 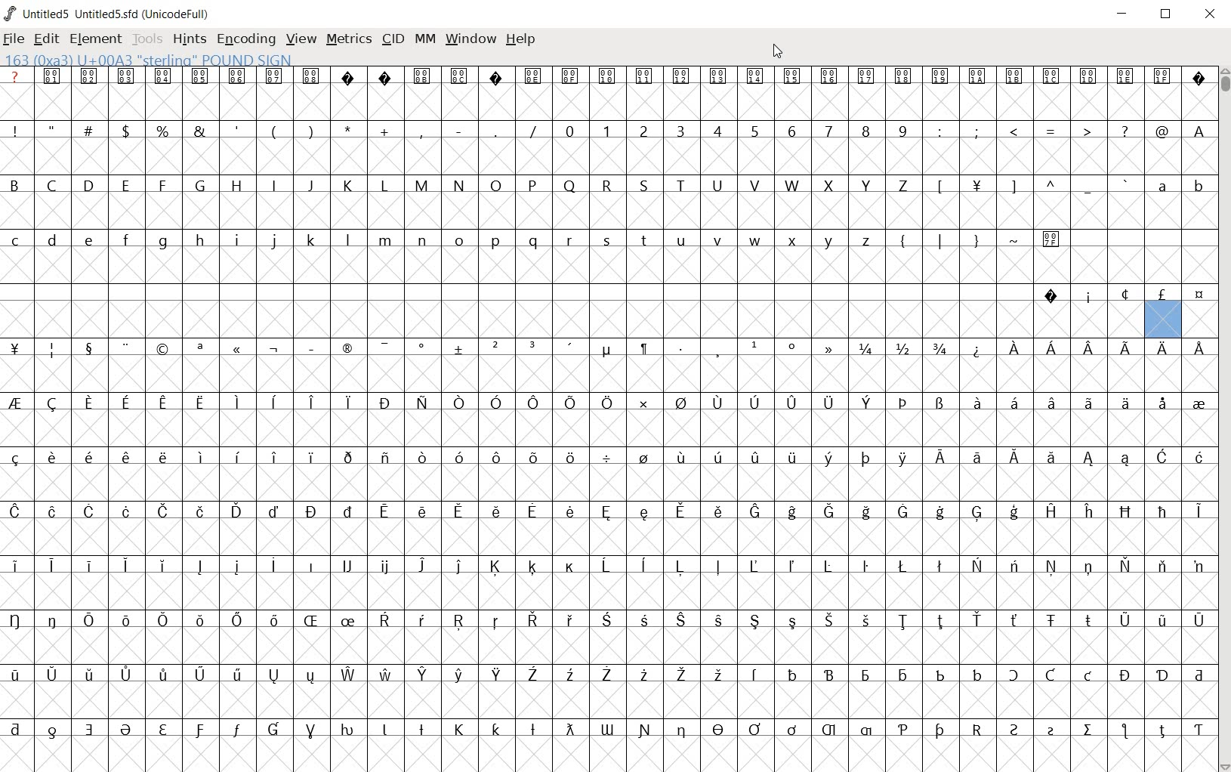 What do you see at coordinates (1013, 459) in the screenshot?
I see `Symbol` at bounding box center [1013, 459].